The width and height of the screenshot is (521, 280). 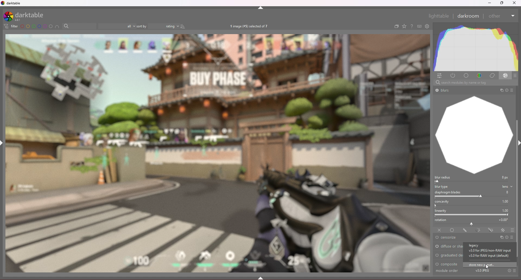 What do you see at coordinates (117, 26) in the screenshot?
I see `filter by images rating` at bounding box center [117, 26].